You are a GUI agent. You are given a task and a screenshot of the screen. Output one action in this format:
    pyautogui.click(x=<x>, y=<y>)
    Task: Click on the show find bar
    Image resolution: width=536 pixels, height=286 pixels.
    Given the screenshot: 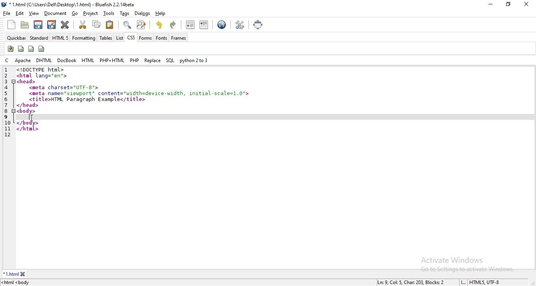 What is the action you would take?
    pyautogui.click(x=126, y=25)
    